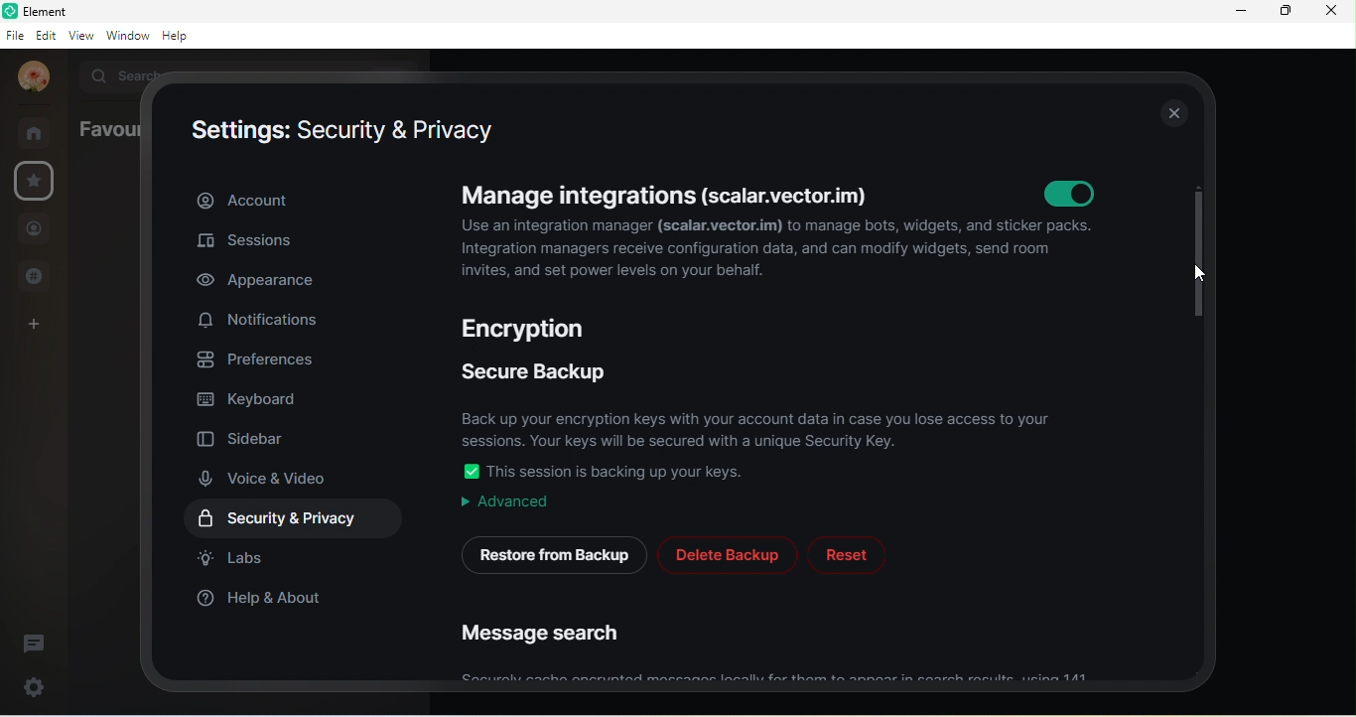 Image resolution: width=1356 pixels, height=717 pixels. What do you see at coordinates (547, 637) in the screenshot?
I see `message search` at bounding box center [547, 637].